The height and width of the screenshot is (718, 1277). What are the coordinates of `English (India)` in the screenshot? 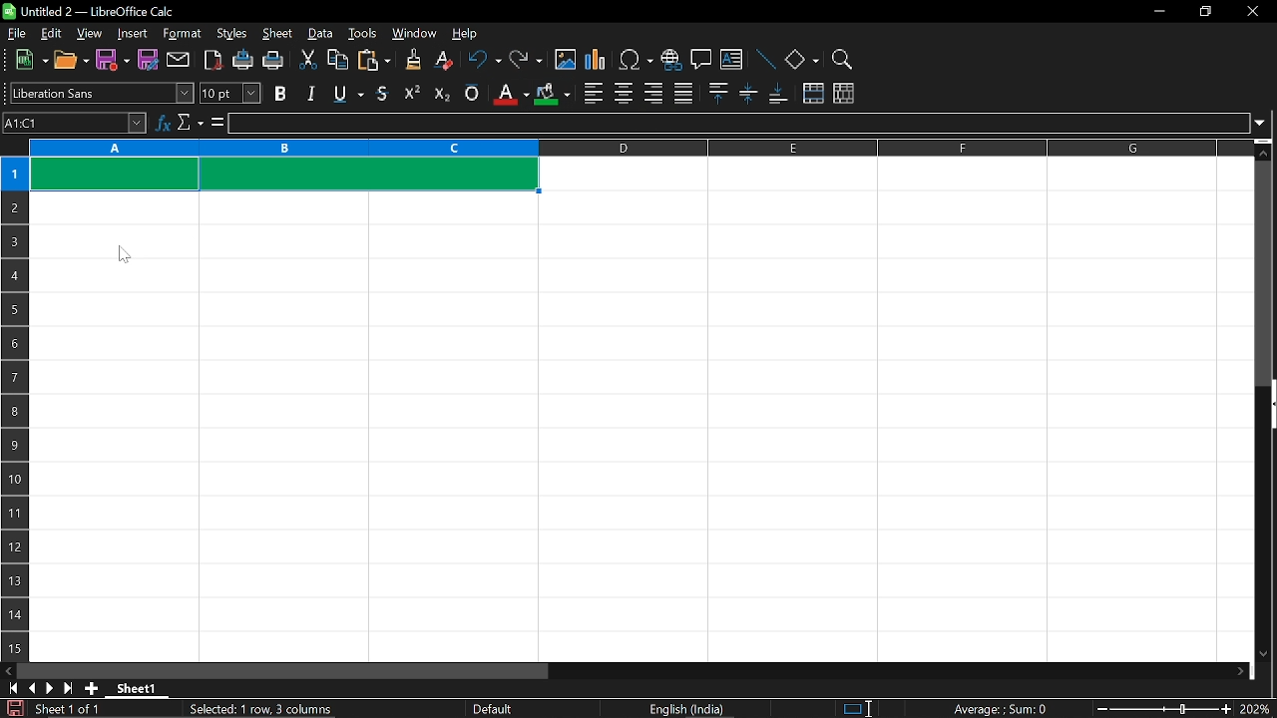 It's located at (688, 709).